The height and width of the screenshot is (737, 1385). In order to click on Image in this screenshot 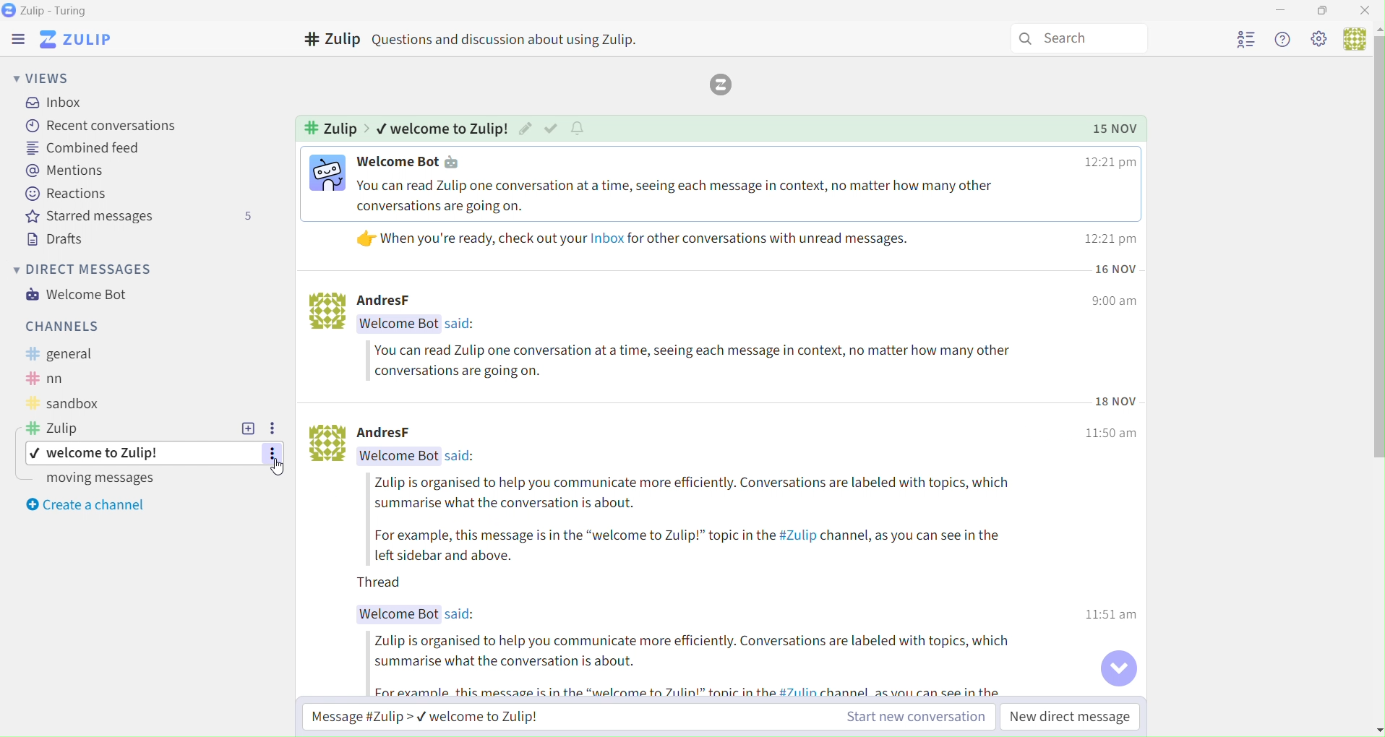, I will do `click(327, 172)`.